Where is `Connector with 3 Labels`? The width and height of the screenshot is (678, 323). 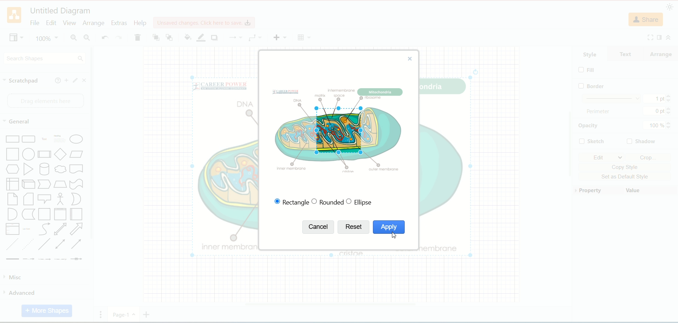
Connector with 3 Labels is located at coordinates (61, 260).